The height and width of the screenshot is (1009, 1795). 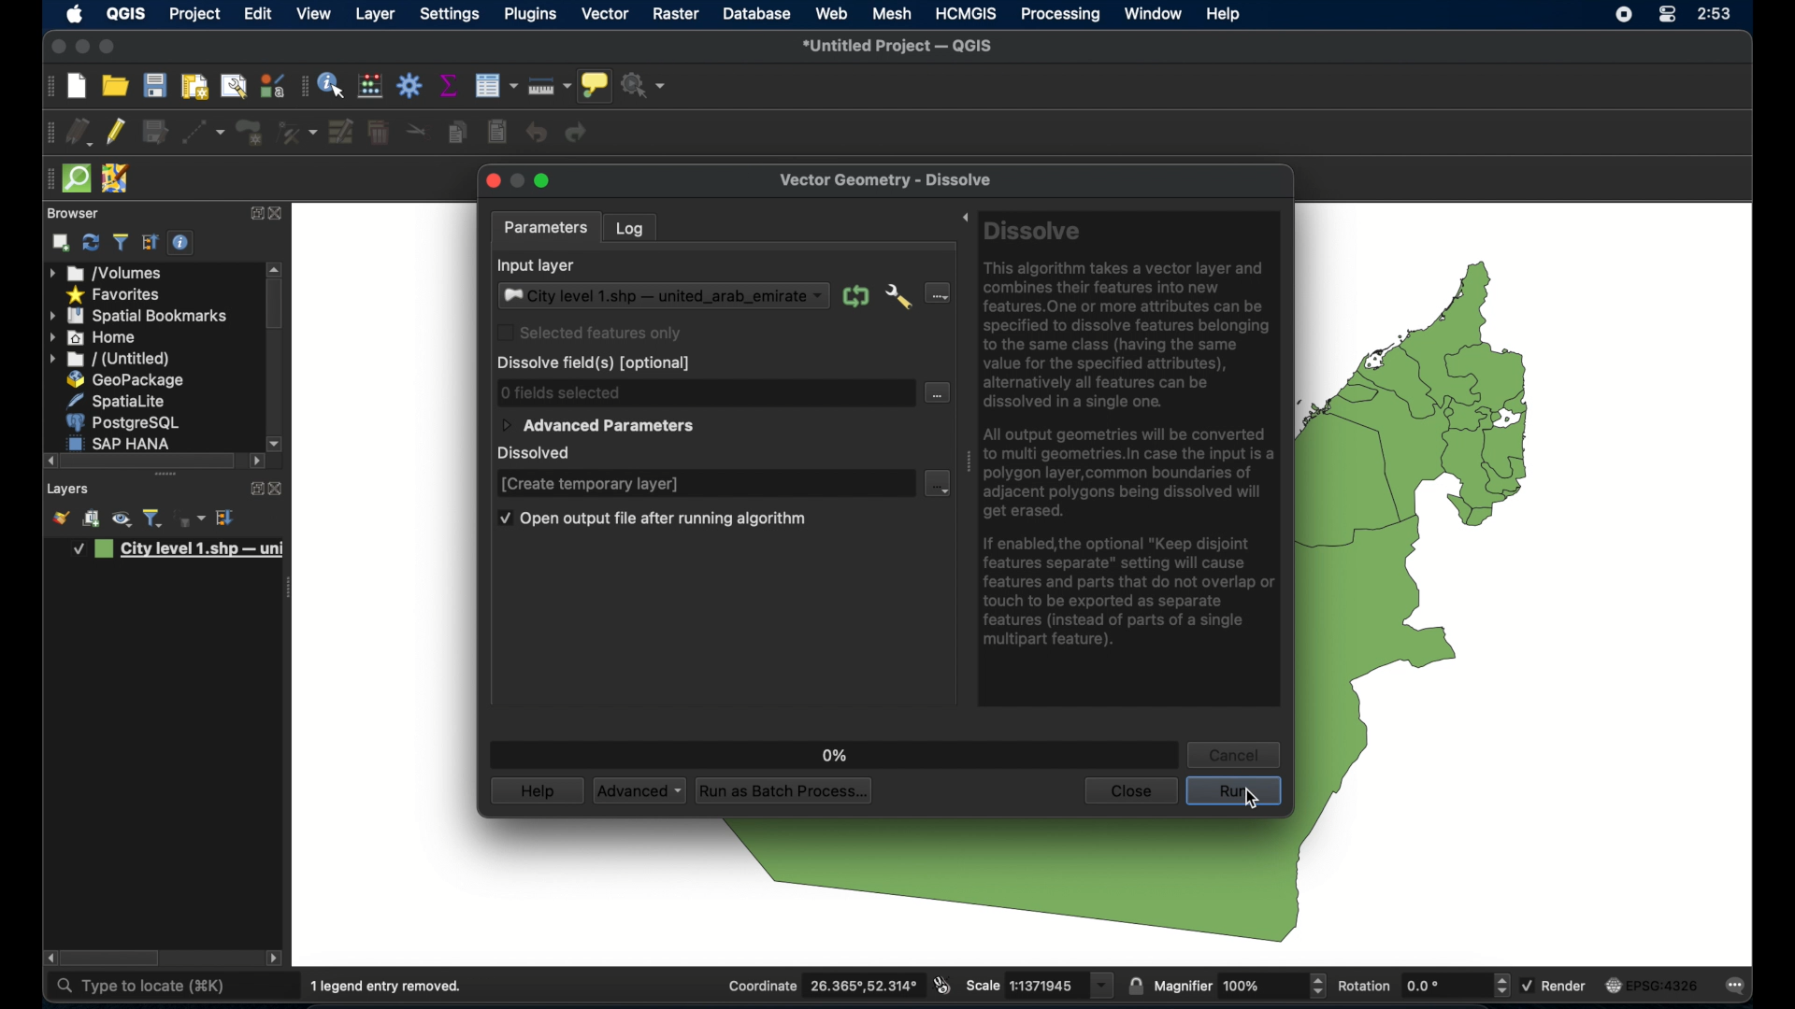 What do you see at coordinates (121, 521) in the screenshot?
I see `manage map theme` at bounding box center [121, 521].